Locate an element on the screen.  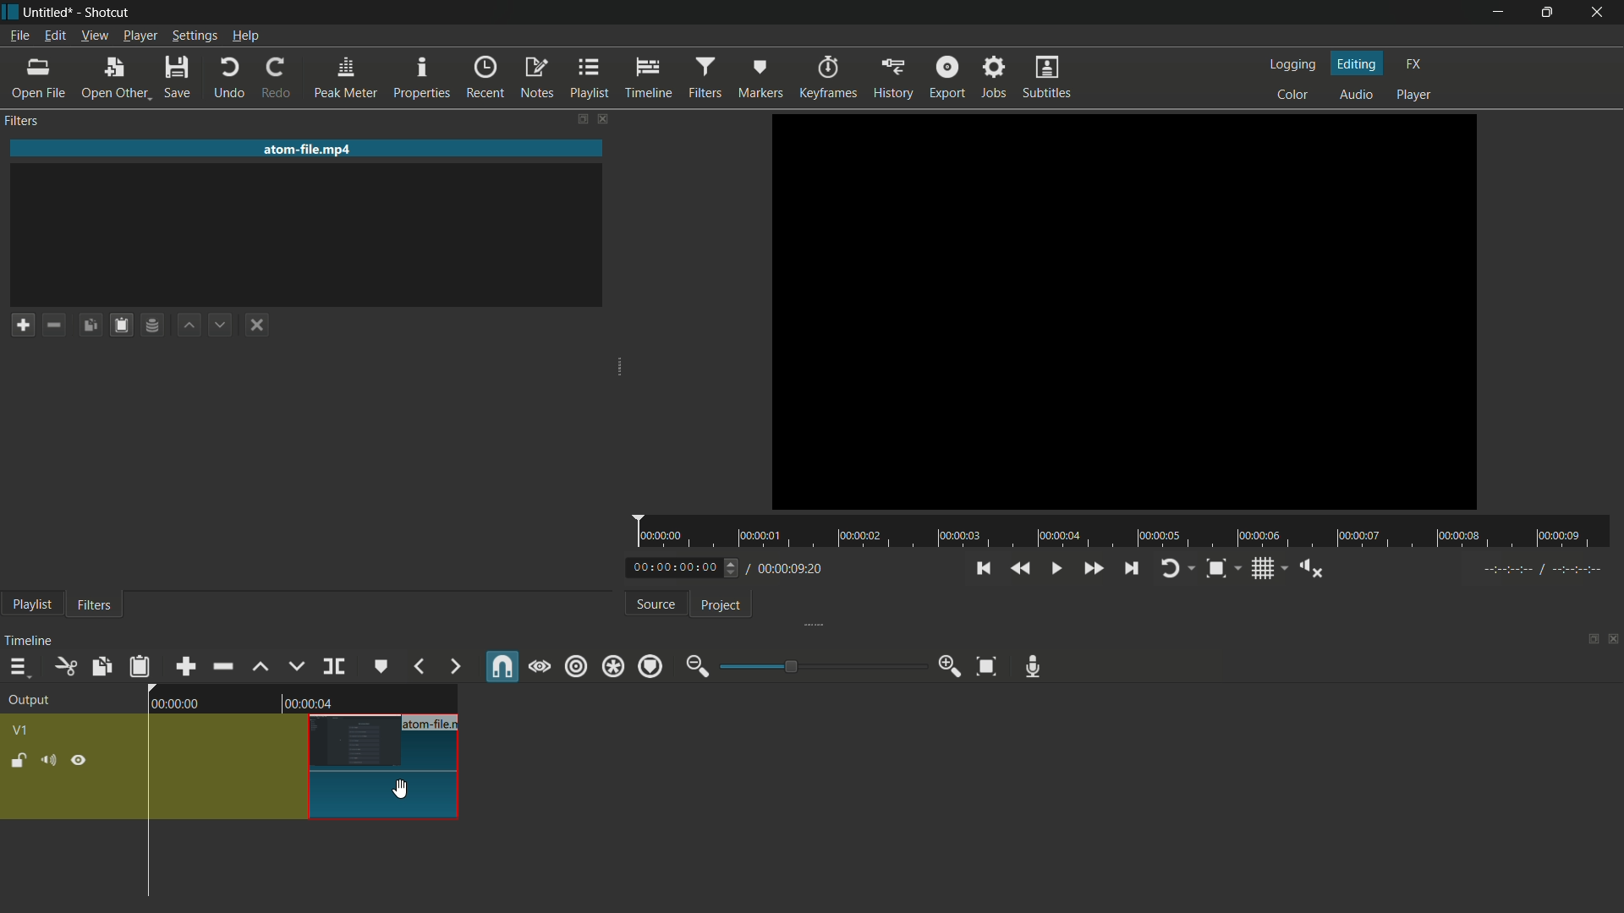
close filter pane is located at coordinates (606, 118).